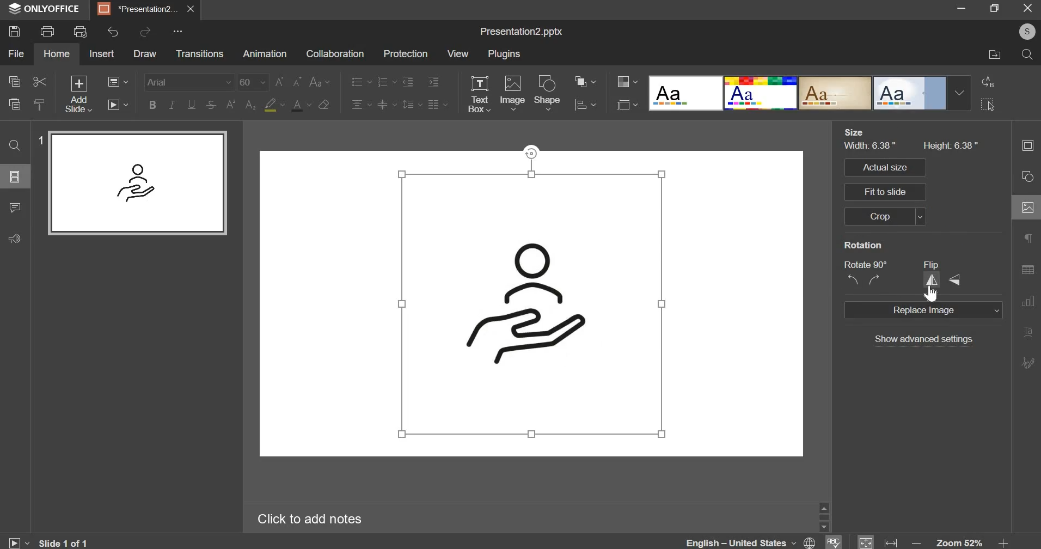 The height and width of the screenshot is (549, 1041). What do you see at coordinates (47, 32) in the screenshot?
I see `print` at bounding box center [47, 32].